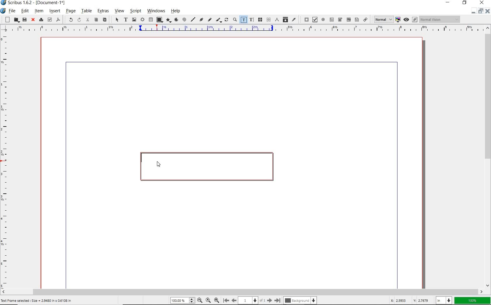 The image size is (491, 305). What do you see at coordinates (205, 167) in the screenshot?
I see `TEXT FRAME` at bounding box center [205, 167].